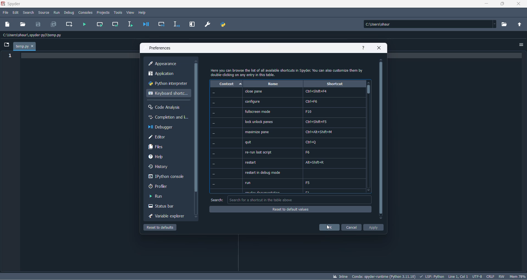 The image size is (527, 280). What do you see at coordinates (223, 24) in the screenshot?
I see `PYTHON PATH MANAGER` at bounding box center [223, 24].